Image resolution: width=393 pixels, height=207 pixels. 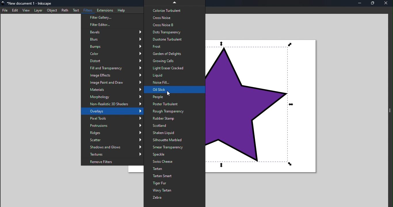 What do you see at coordinates (5, 11) in the screenshot?
I see `File` at bounding box center [5, 11].